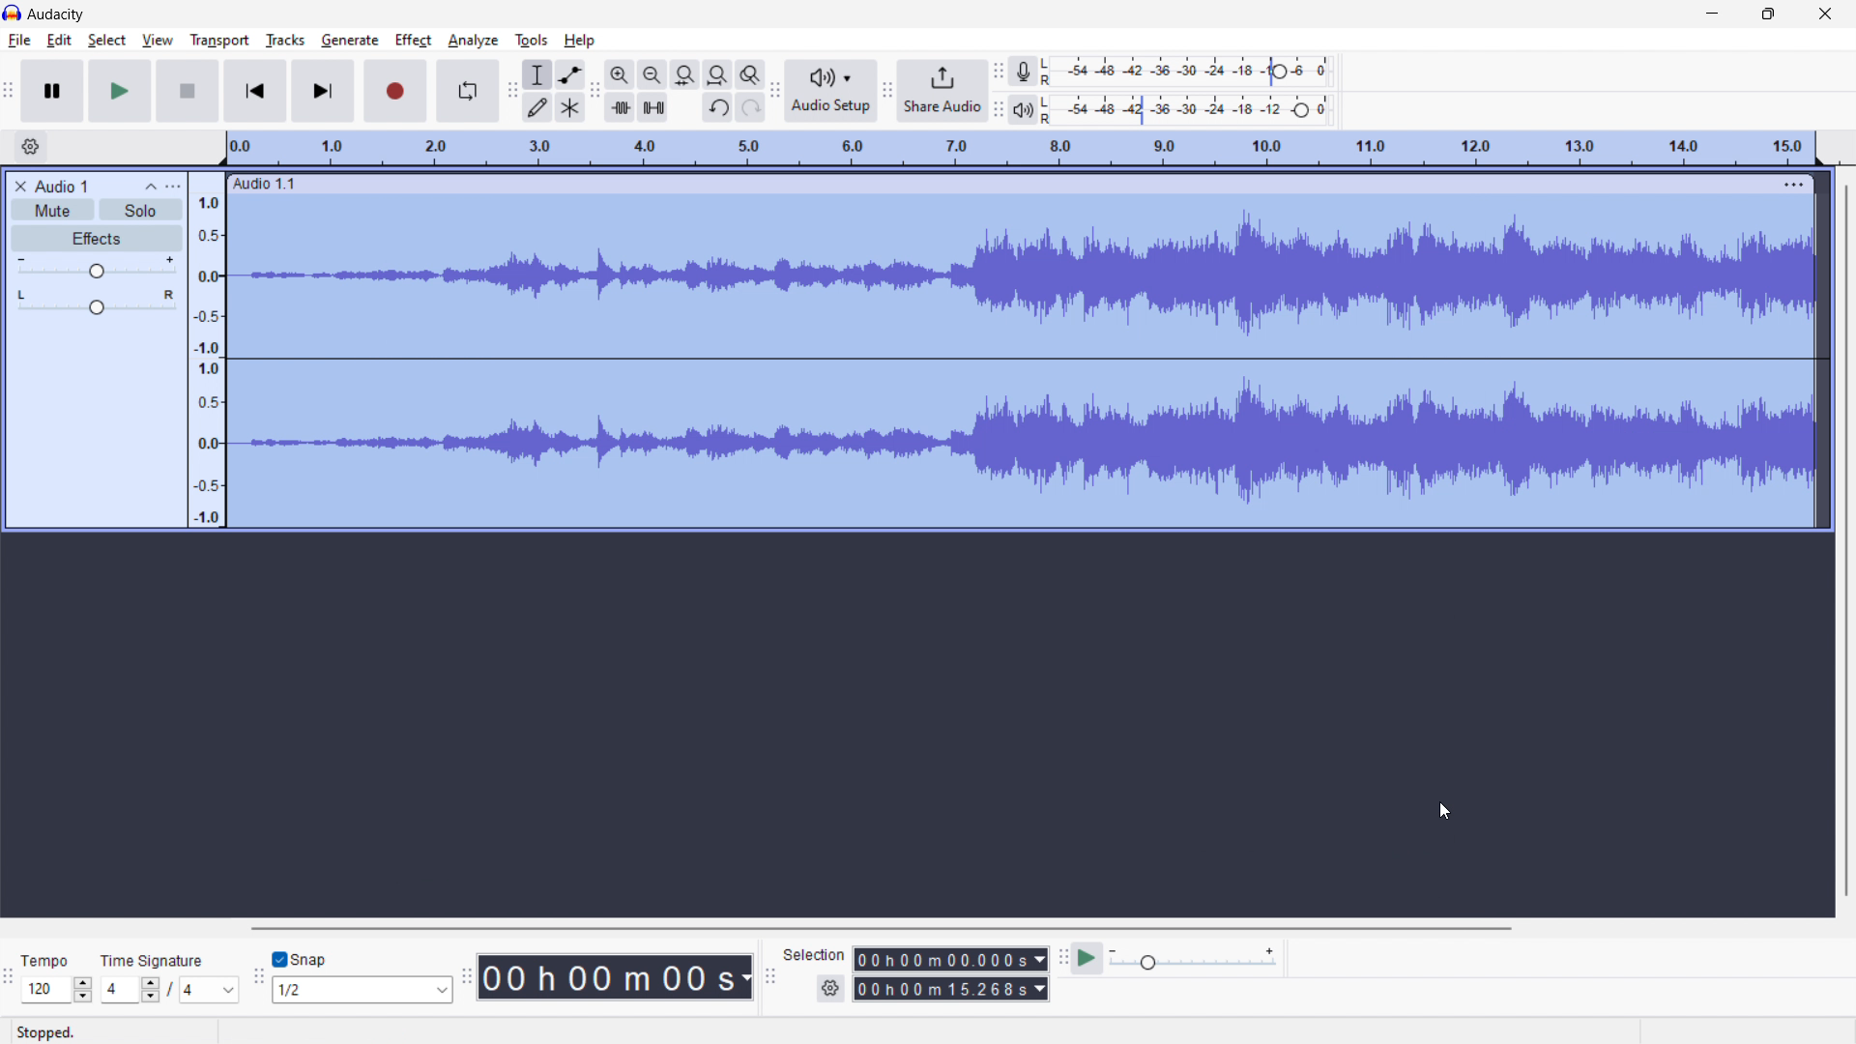  Describe the element at coordinates (1193, 110) in the screenshot. I see `playback level` at that location.